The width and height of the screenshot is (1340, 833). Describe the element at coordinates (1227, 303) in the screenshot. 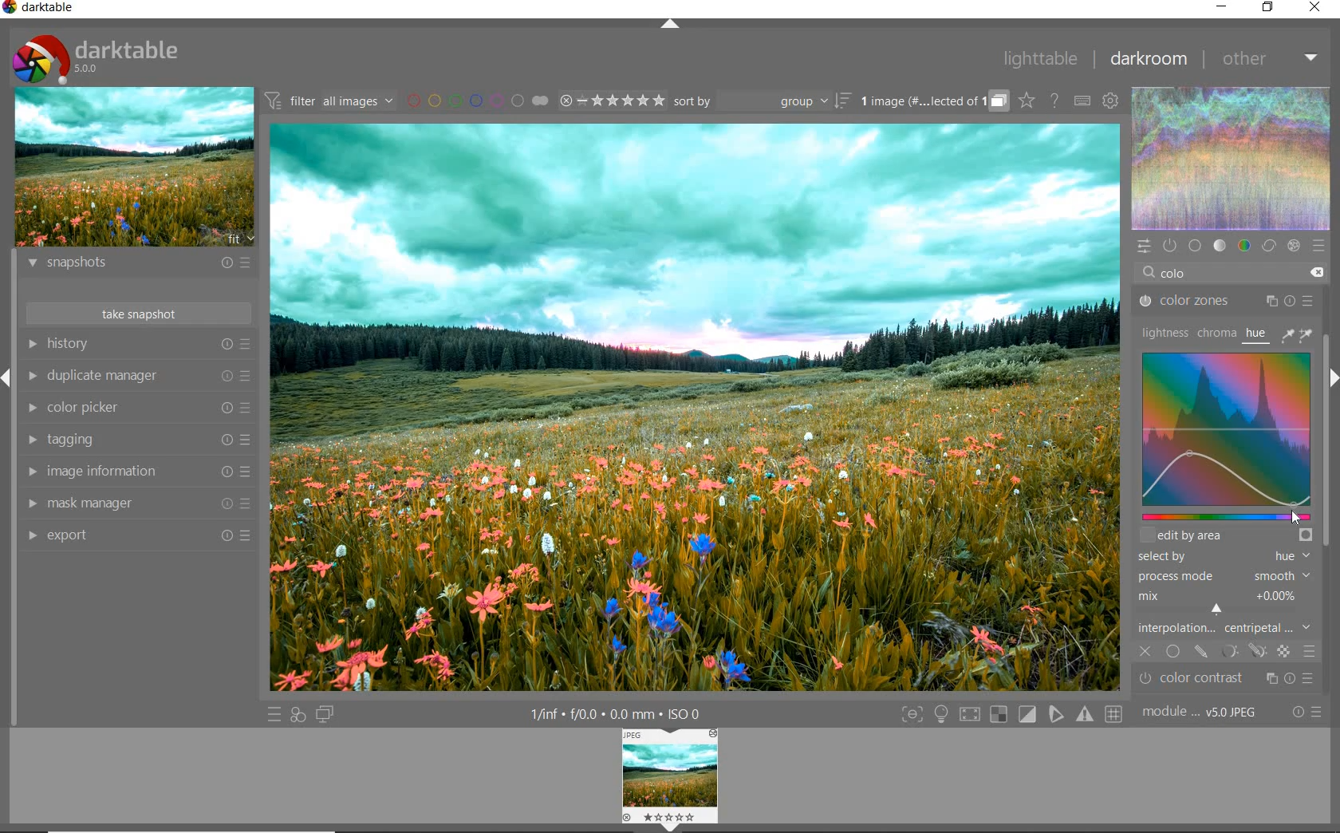

I see `color zones` at that location.